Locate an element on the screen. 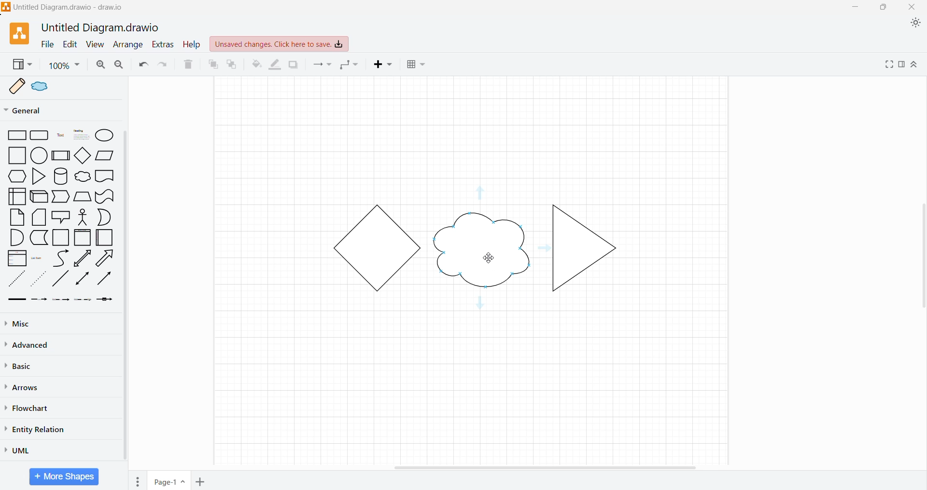 Image resolution: width=927 pixels, height=490 pixels. Help is located at coordinates (192, 44).